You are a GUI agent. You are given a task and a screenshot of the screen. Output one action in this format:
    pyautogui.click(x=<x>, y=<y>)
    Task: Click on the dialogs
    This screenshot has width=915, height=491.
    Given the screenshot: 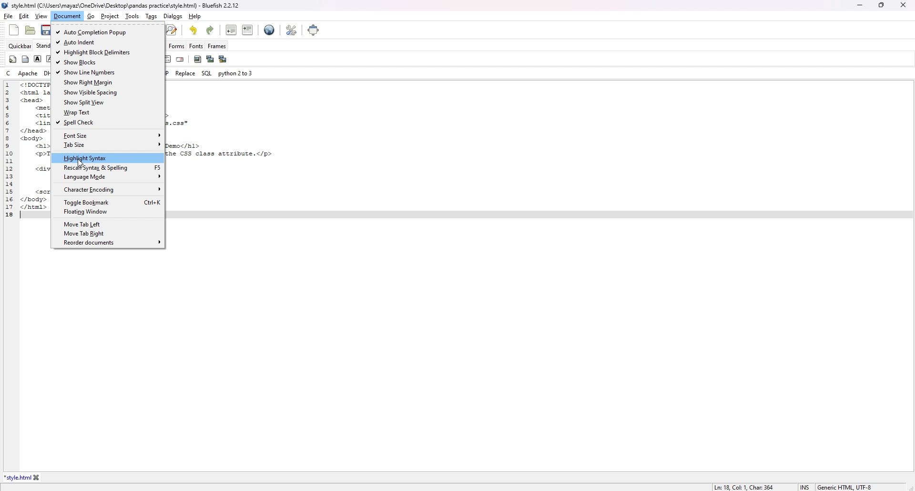 What is the action you would take?
    pyautogui.click(x=173, y=16)
    